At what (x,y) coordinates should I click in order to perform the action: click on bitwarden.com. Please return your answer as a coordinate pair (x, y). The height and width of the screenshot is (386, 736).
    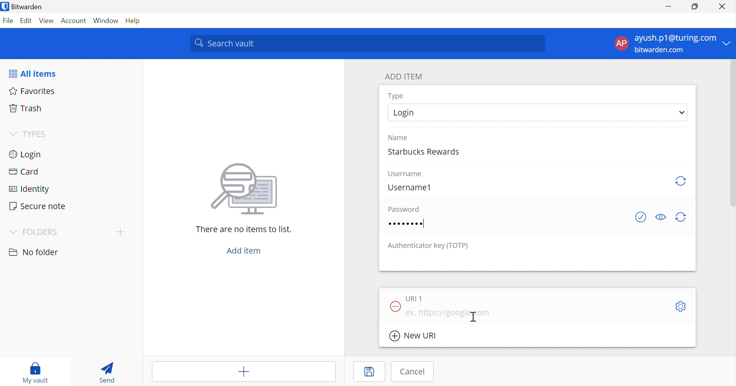
    Looking at the image, I should click on (660, 50).